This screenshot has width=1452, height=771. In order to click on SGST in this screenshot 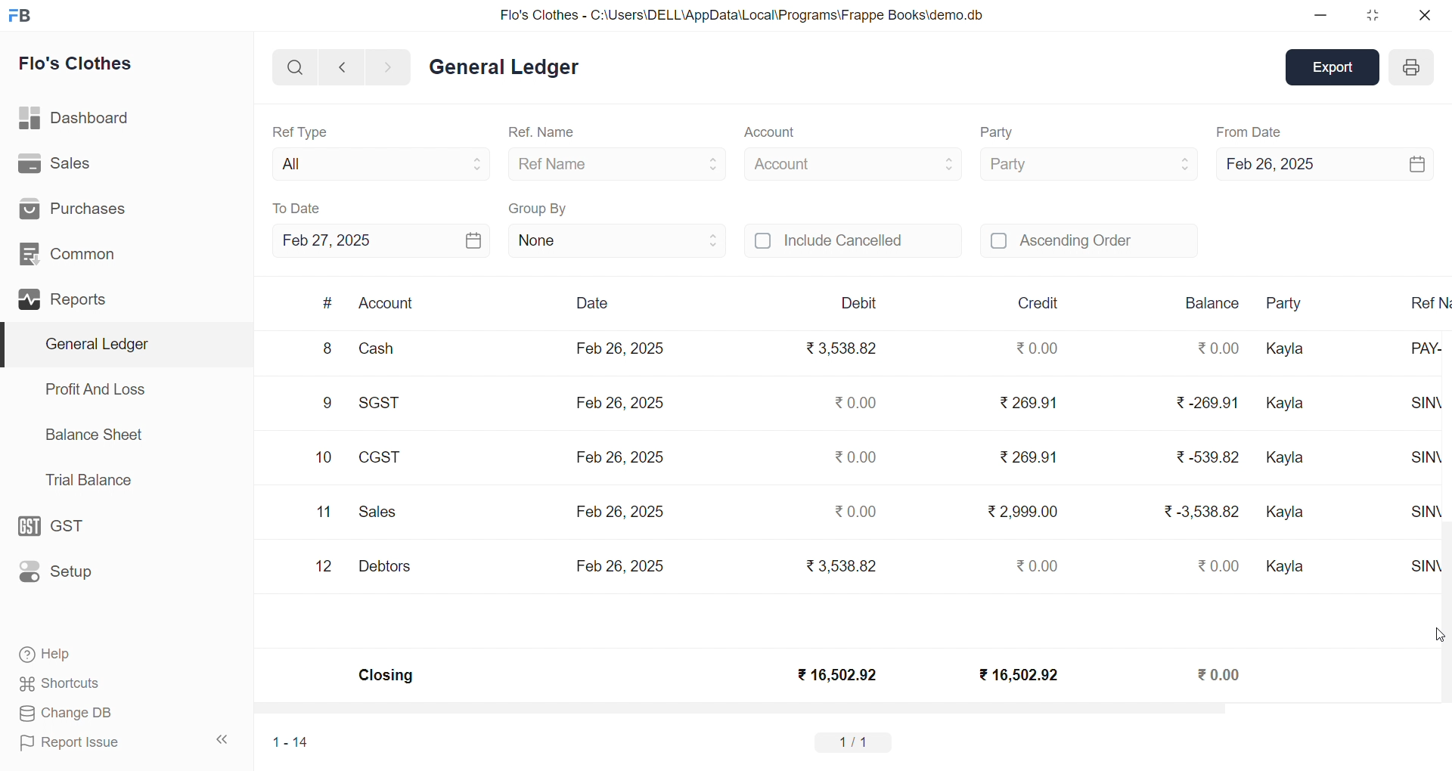, I will do `click(387, 404)`.